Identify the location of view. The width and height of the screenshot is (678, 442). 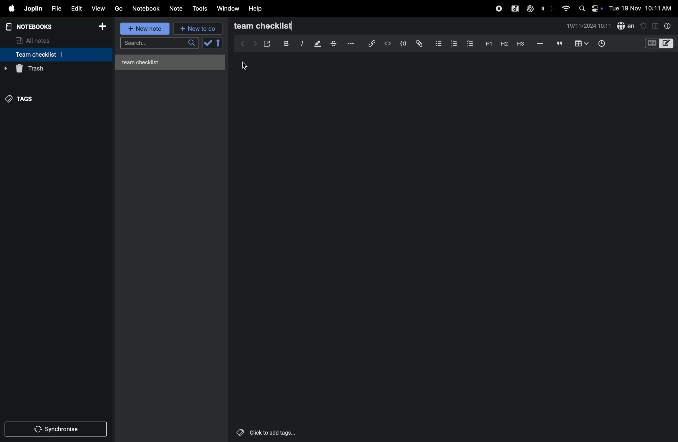
(99, 8).